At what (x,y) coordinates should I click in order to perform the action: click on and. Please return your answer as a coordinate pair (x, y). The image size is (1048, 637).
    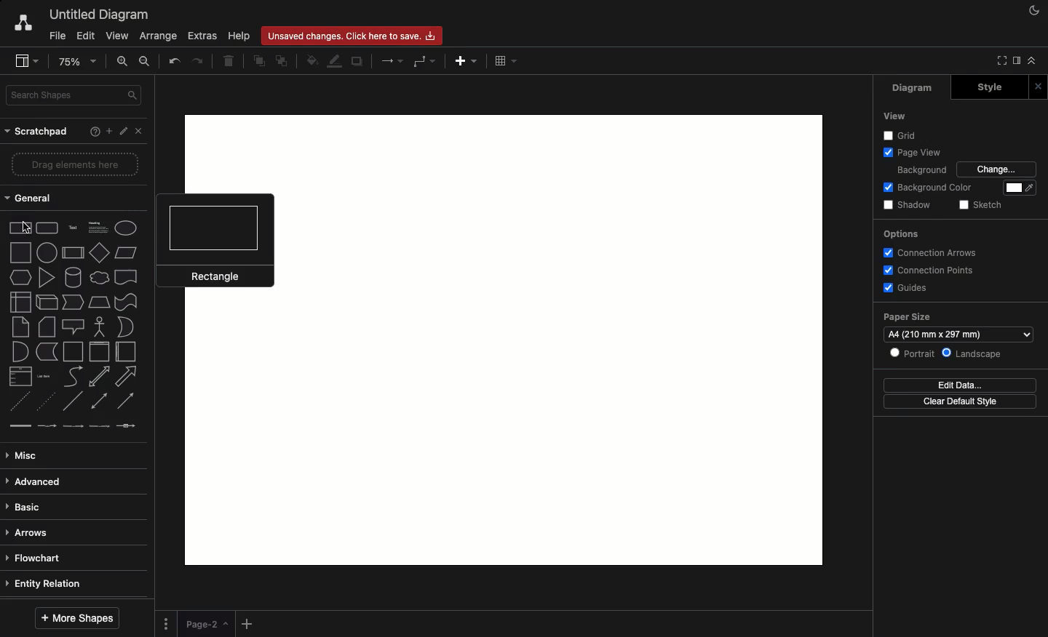
    Looking at the image, I should click on (20, 351).